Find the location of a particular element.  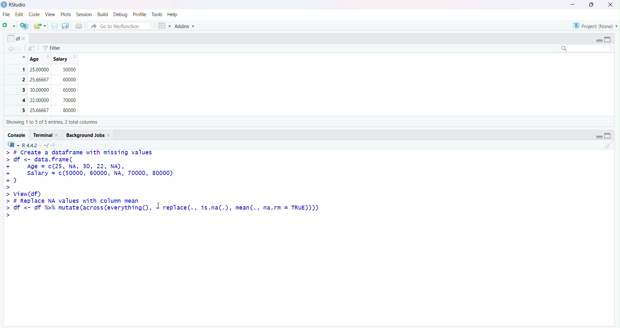

Minimize is located at coordinates (599, 136).